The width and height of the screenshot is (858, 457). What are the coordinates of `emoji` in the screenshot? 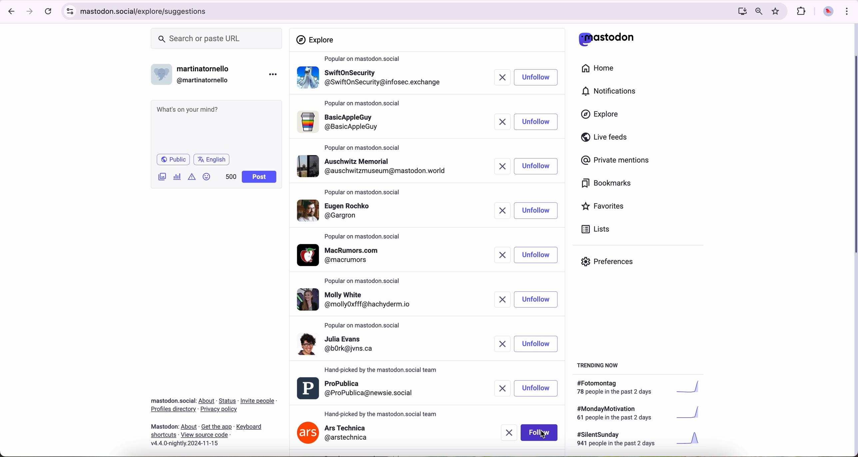 It's located at (207, 176).